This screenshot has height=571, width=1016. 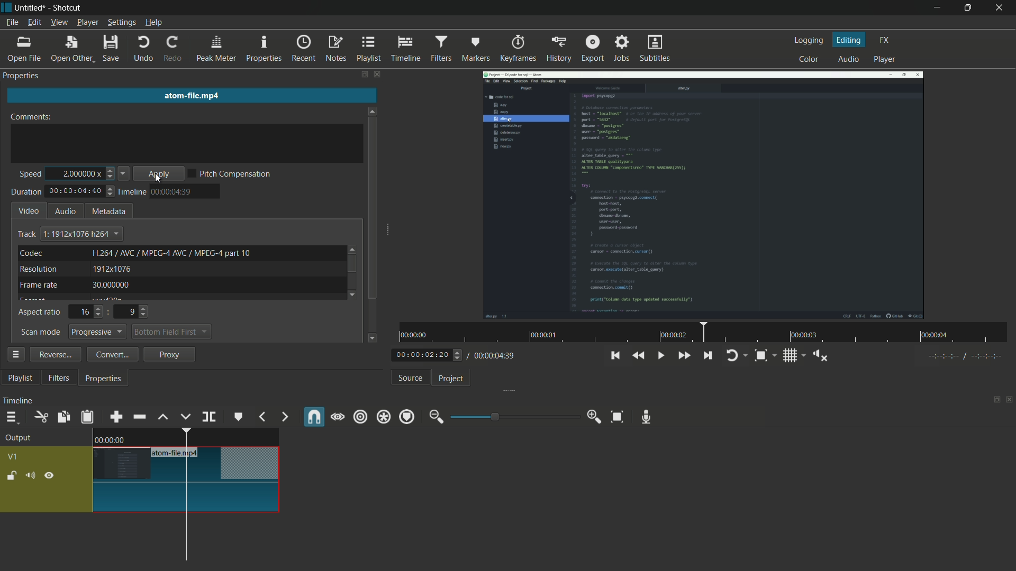 I want to click on proxy, so click(x=168, y=354).